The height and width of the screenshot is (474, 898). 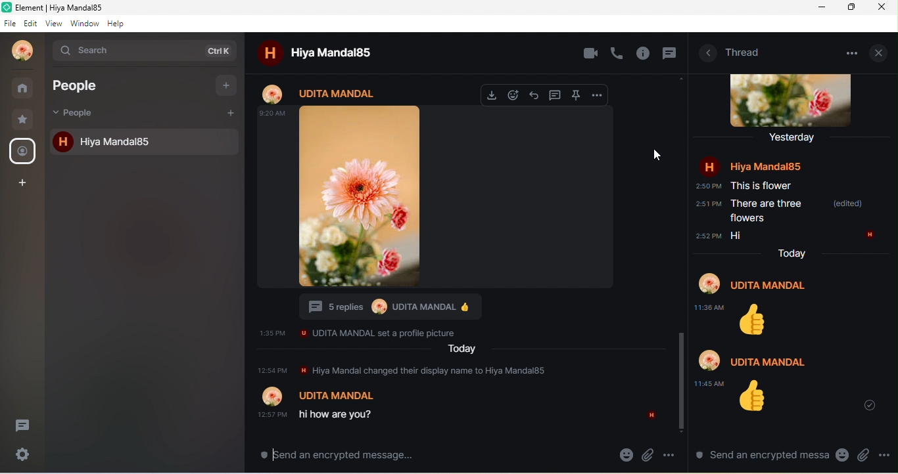 I want to click on voice call, so click(x=617, y=53).